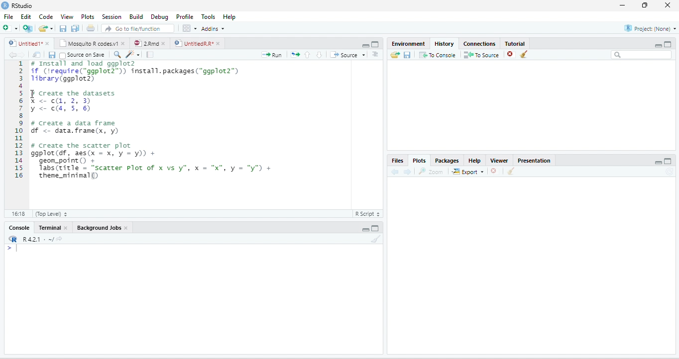 This screenshot has width=679, height=359. Describe the element at coordinates (511, 171) in the screenshot. I see `Clear all plots` at that location.